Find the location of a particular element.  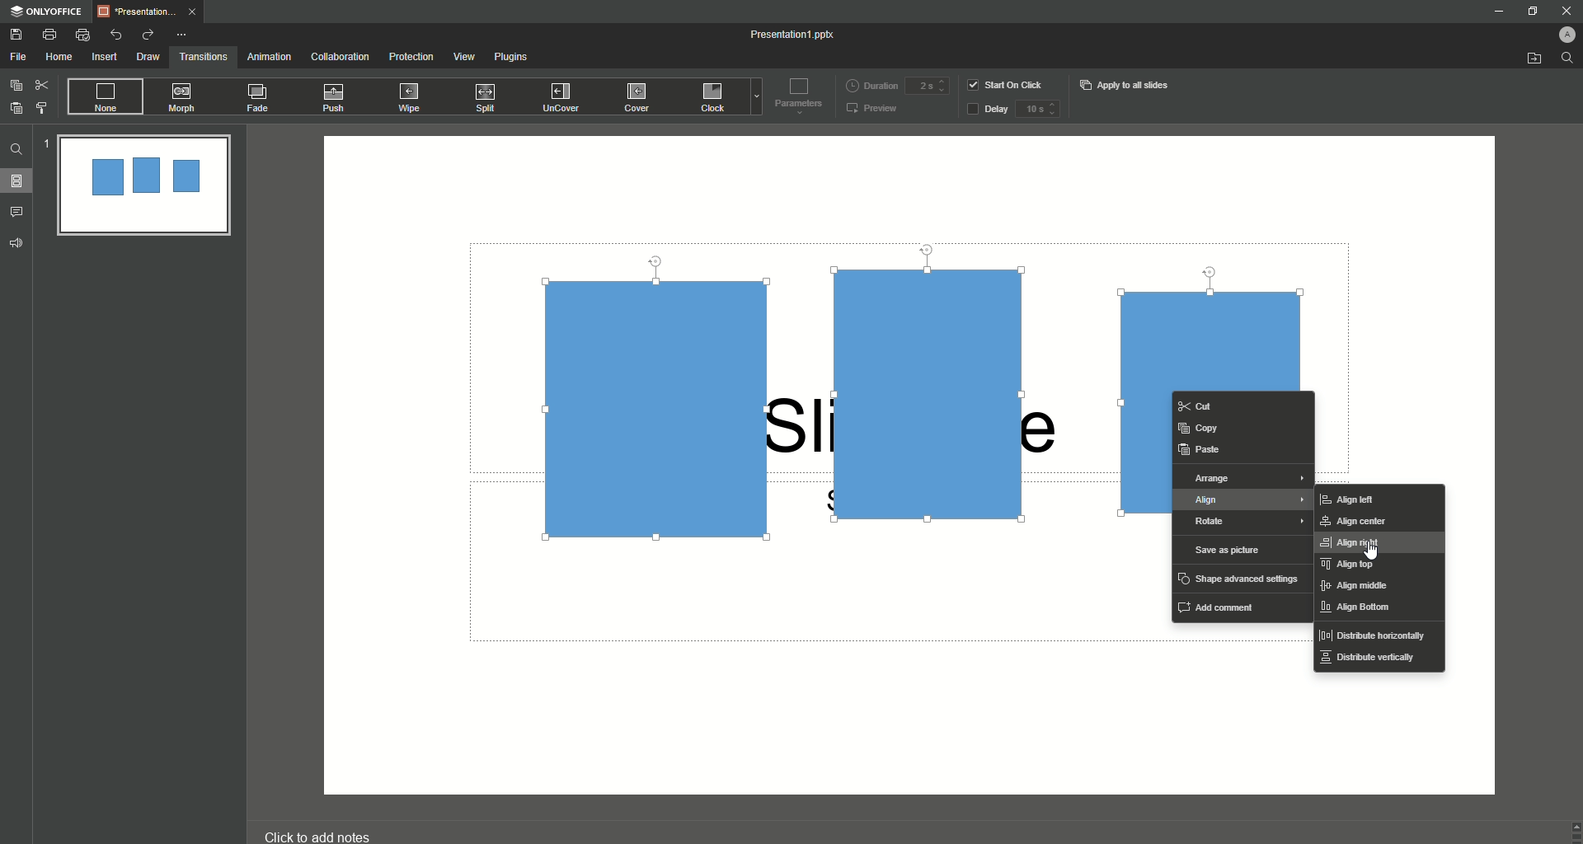

Save as picture is located at coordinates (1229, 551).